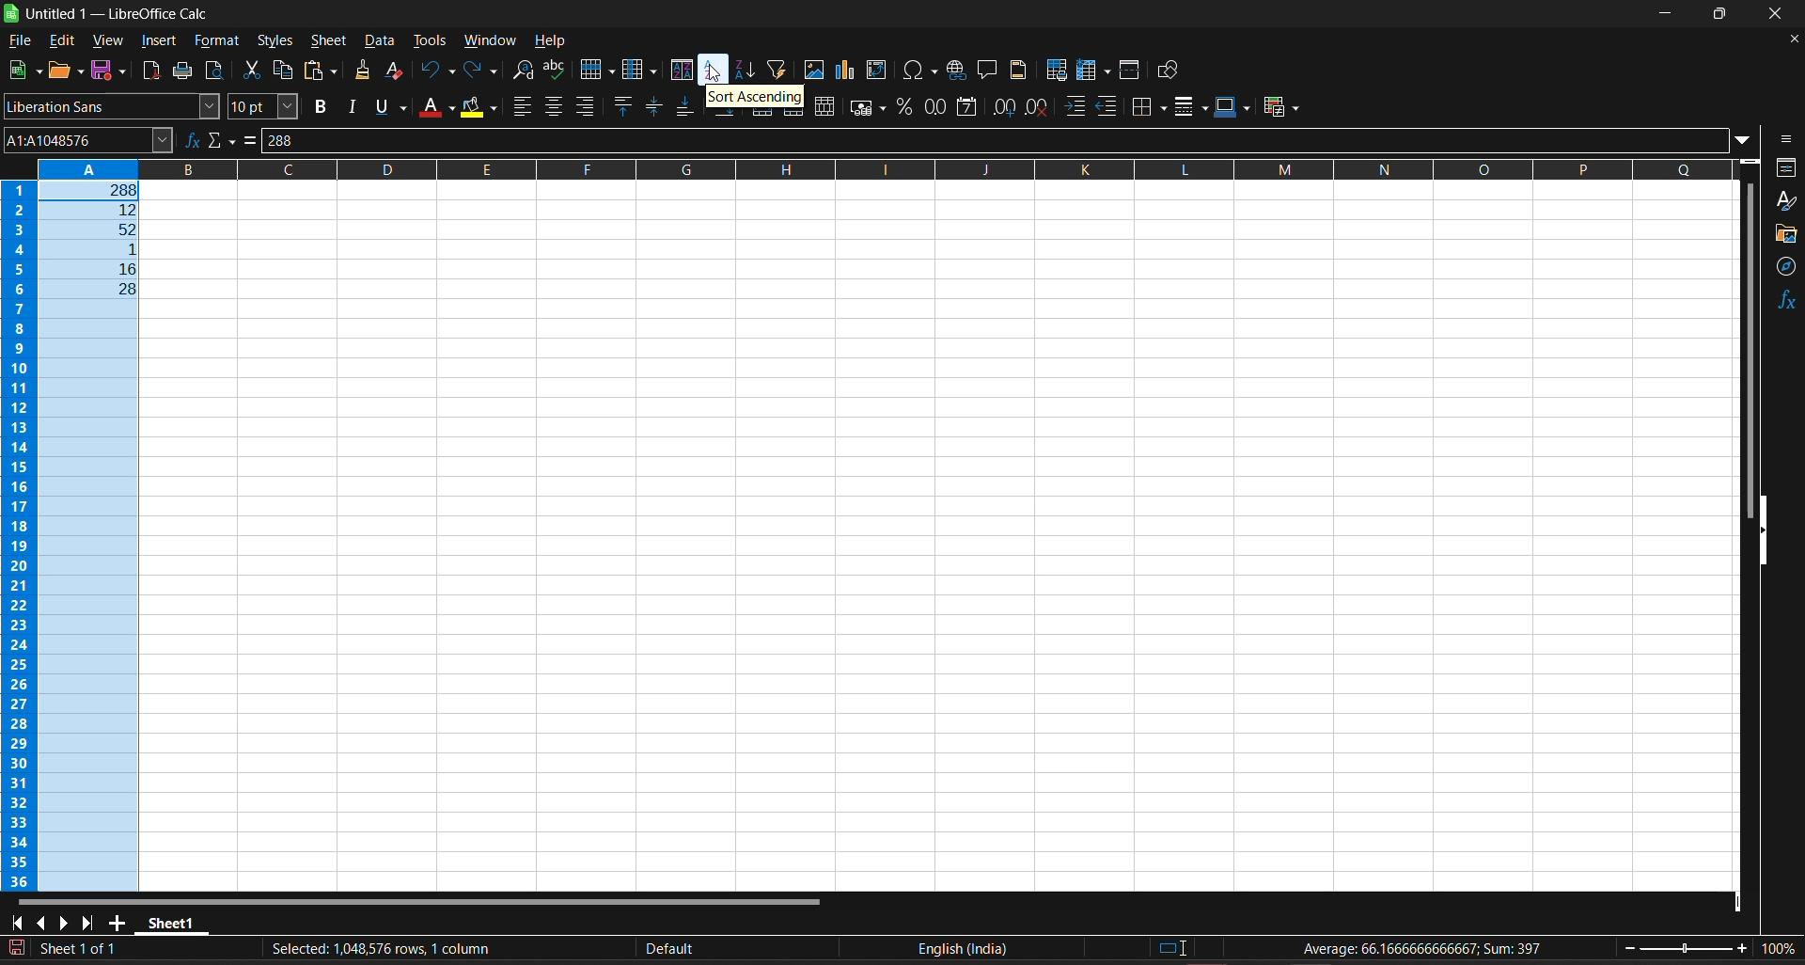  Describe the element at coordinates (393, 106) in the screenshot. I see `underline` at that location.